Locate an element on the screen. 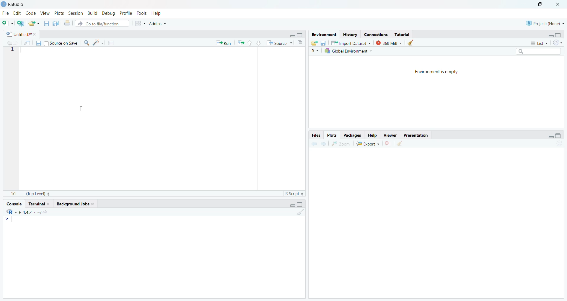 The image size is (567, 301). Packages is located at coordinates (350, 135).